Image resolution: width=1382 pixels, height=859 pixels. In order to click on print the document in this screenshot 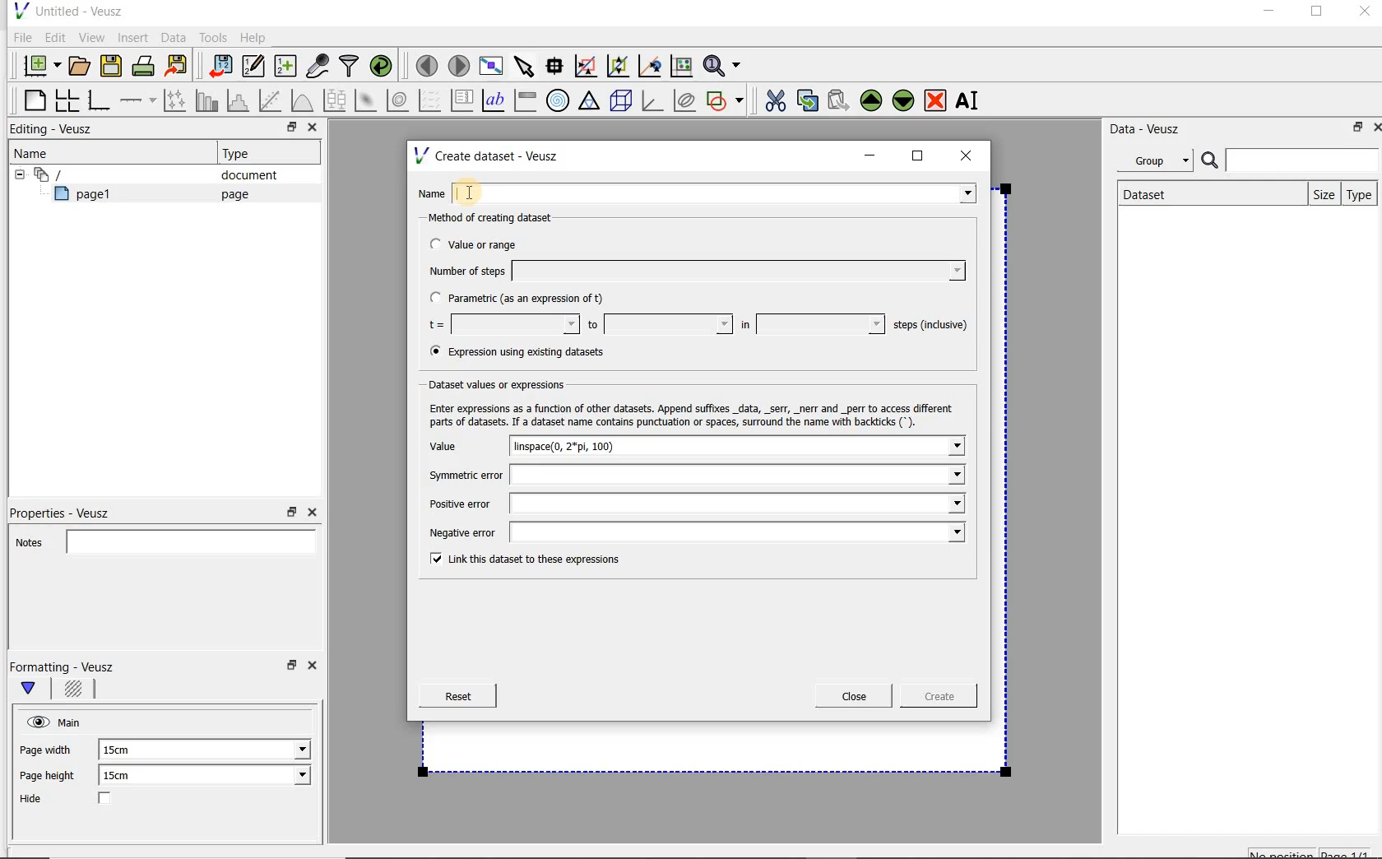, I will do `click(146, 65)`.